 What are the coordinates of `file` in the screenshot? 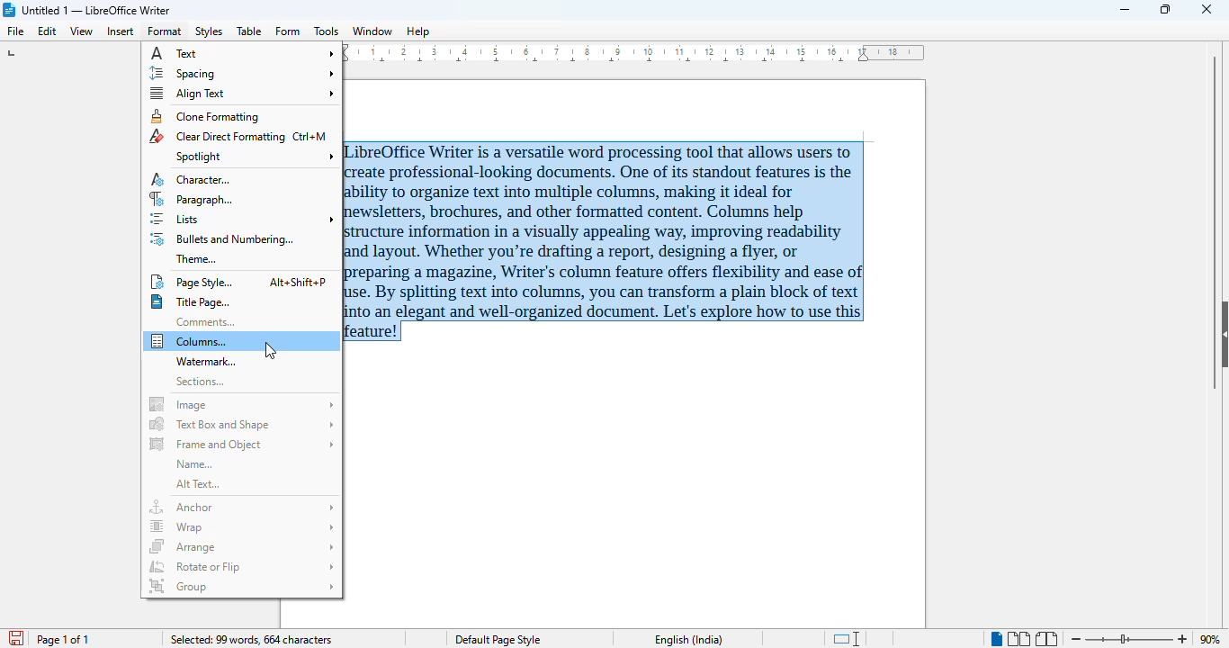 It's located at (17, 31).